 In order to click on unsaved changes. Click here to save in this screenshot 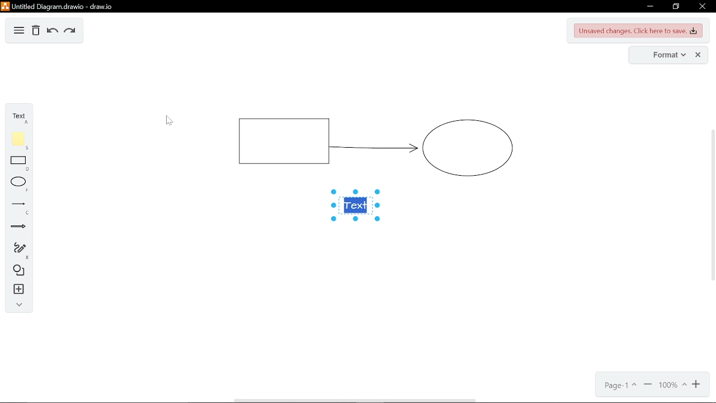, I will do `click(639, 31)`.